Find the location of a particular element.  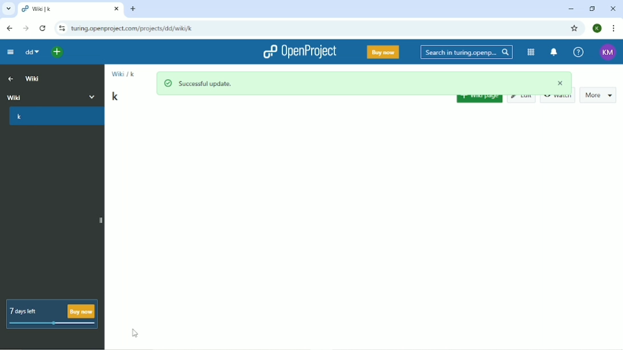

Wiki | k is located at coordinates (54, 9).